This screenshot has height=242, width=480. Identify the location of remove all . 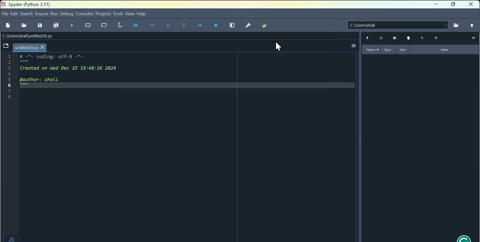
(408, 37).